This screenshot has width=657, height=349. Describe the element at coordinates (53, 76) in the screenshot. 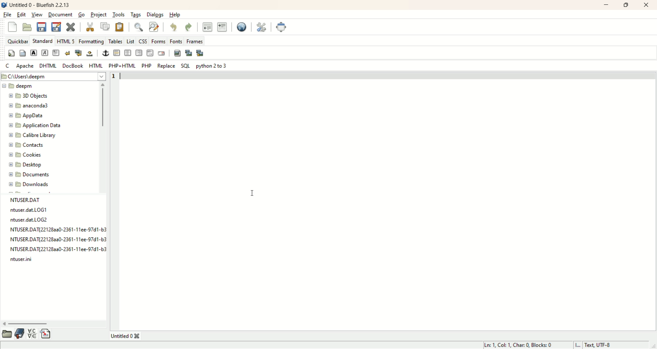

I see `location` at that location.